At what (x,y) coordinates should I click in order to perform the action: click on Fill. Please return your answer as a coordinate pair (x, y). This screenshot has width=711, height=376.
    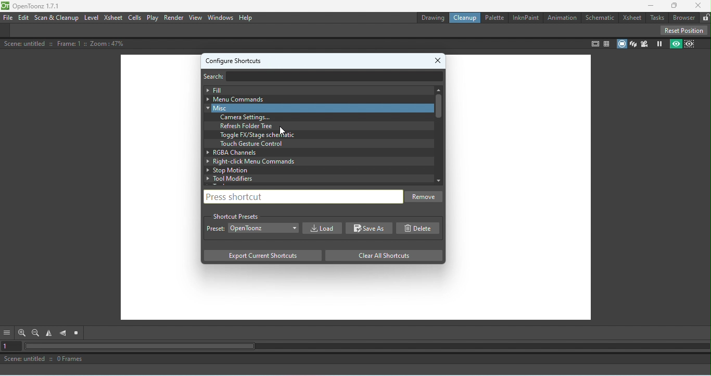
    Looking at the image, I should click on (315, 90).